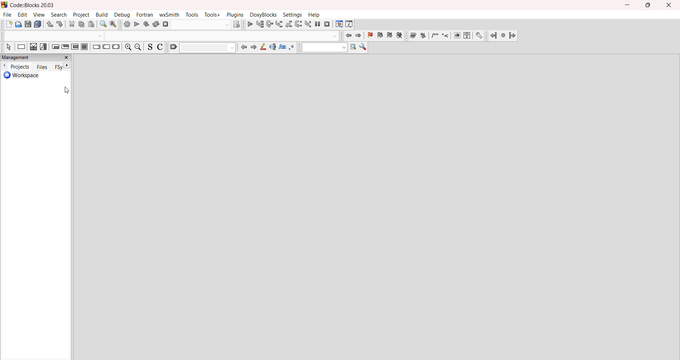 The width and height of the screenshot is (680, 360). I want to click on exist conditional loop, so click(65, 48).